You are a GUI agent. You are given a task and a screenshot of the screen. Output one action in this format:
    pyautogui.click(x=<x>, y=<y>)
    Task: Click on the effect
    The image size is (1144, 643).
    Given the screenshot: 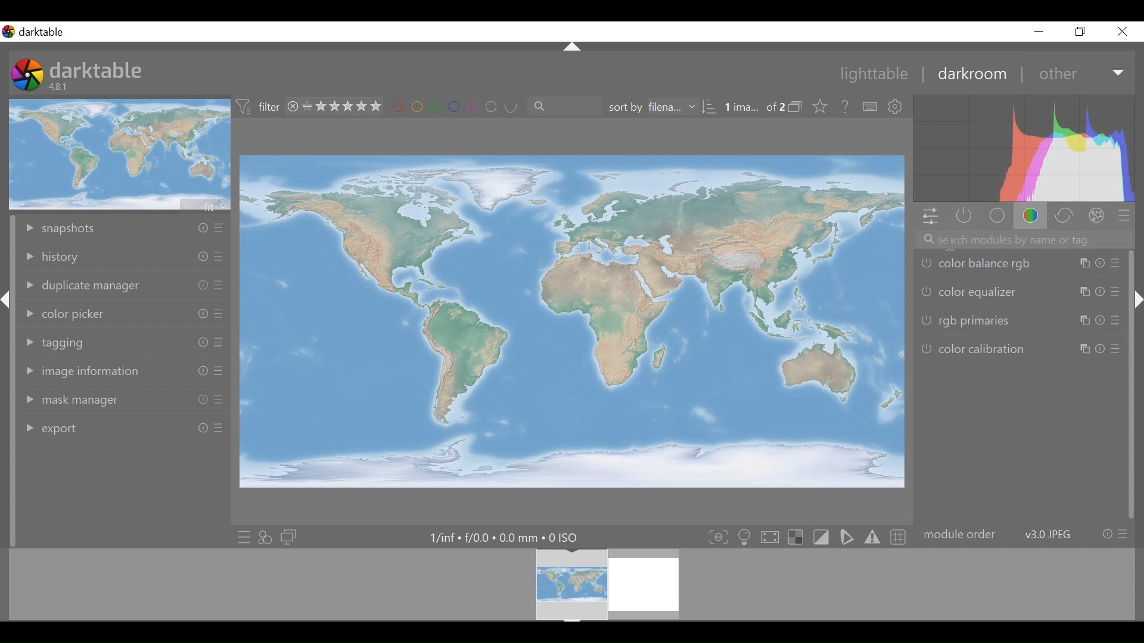 What is the action you would take?
    pyautogui.click(x=1096, y=214)
    